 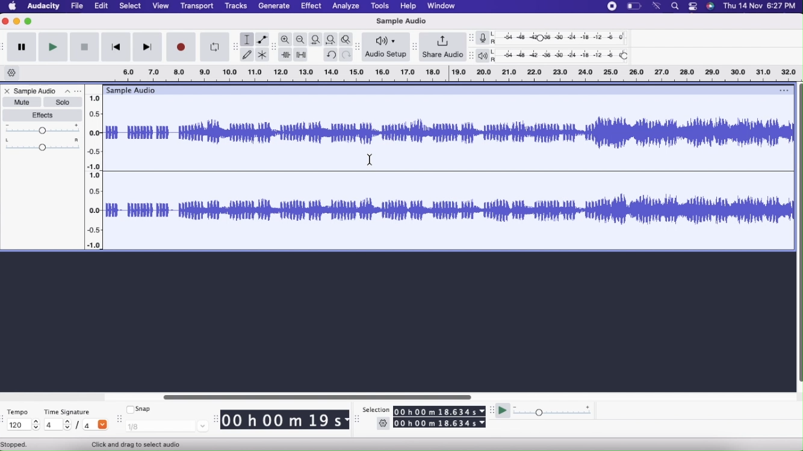 I want to click on Stop, so click(x=84, y=48).